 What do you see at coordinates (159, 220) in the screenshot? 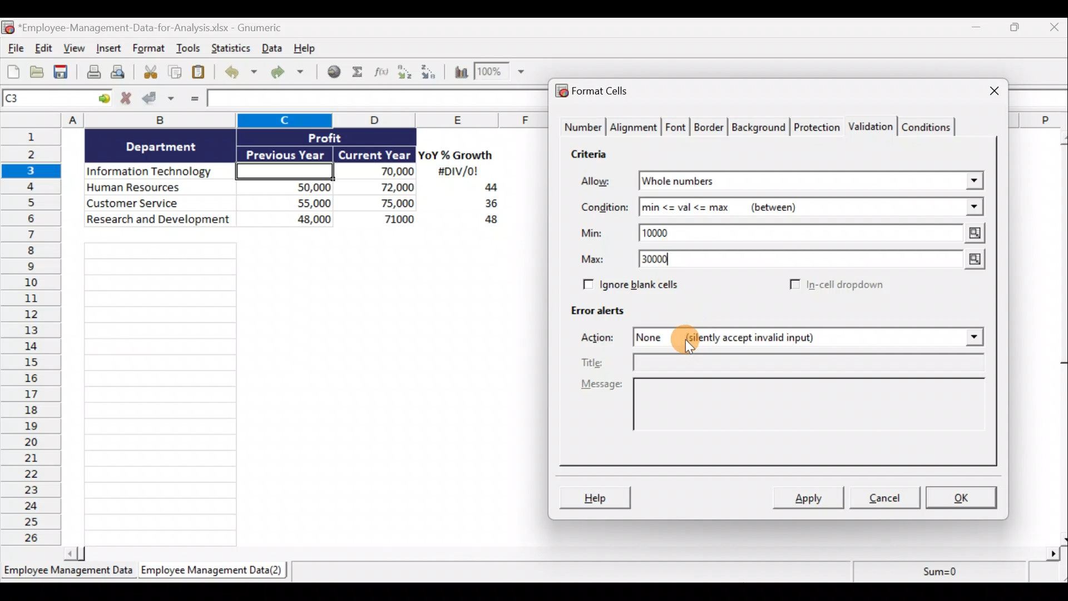
I see `Research and development` at bounding box center [159, 220].